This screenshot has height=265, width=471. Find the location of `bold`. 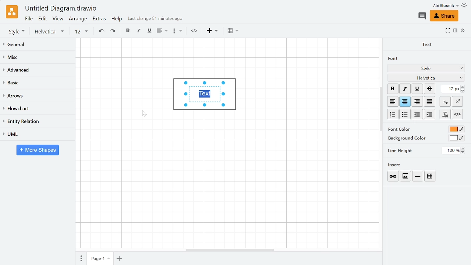

bold is located at coordinates (128, 31).